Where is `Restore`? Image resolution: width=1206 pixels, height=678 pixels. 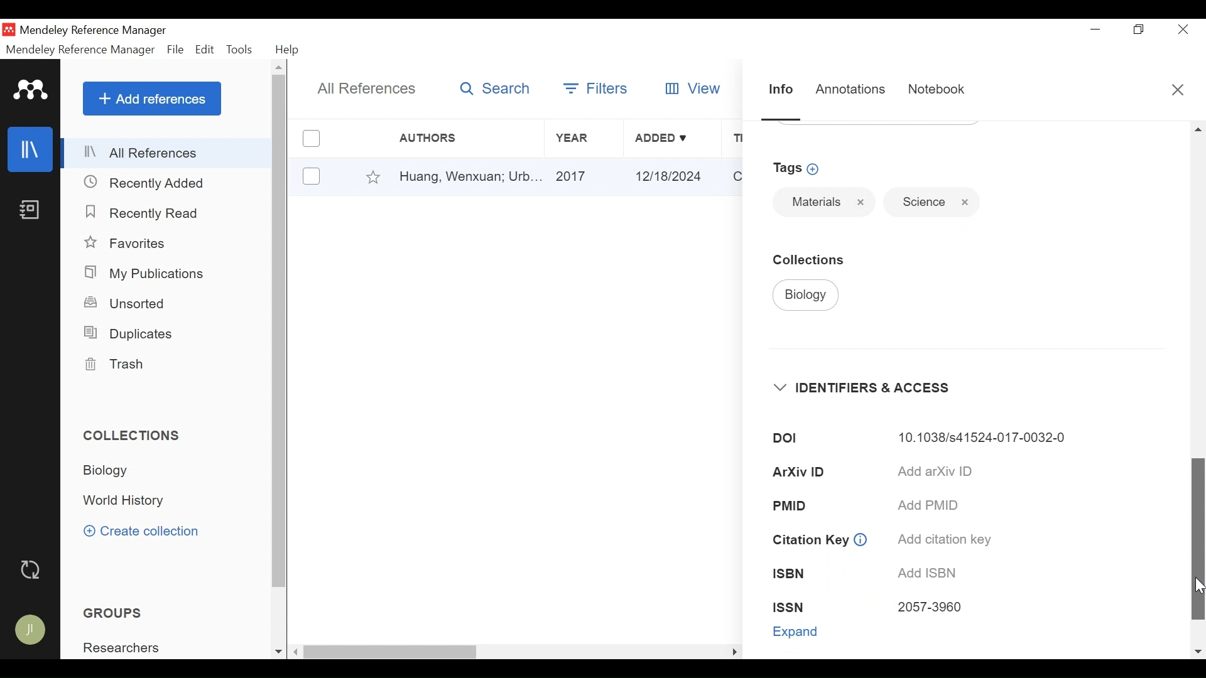 Restore is located at coordinates (1137, 29).